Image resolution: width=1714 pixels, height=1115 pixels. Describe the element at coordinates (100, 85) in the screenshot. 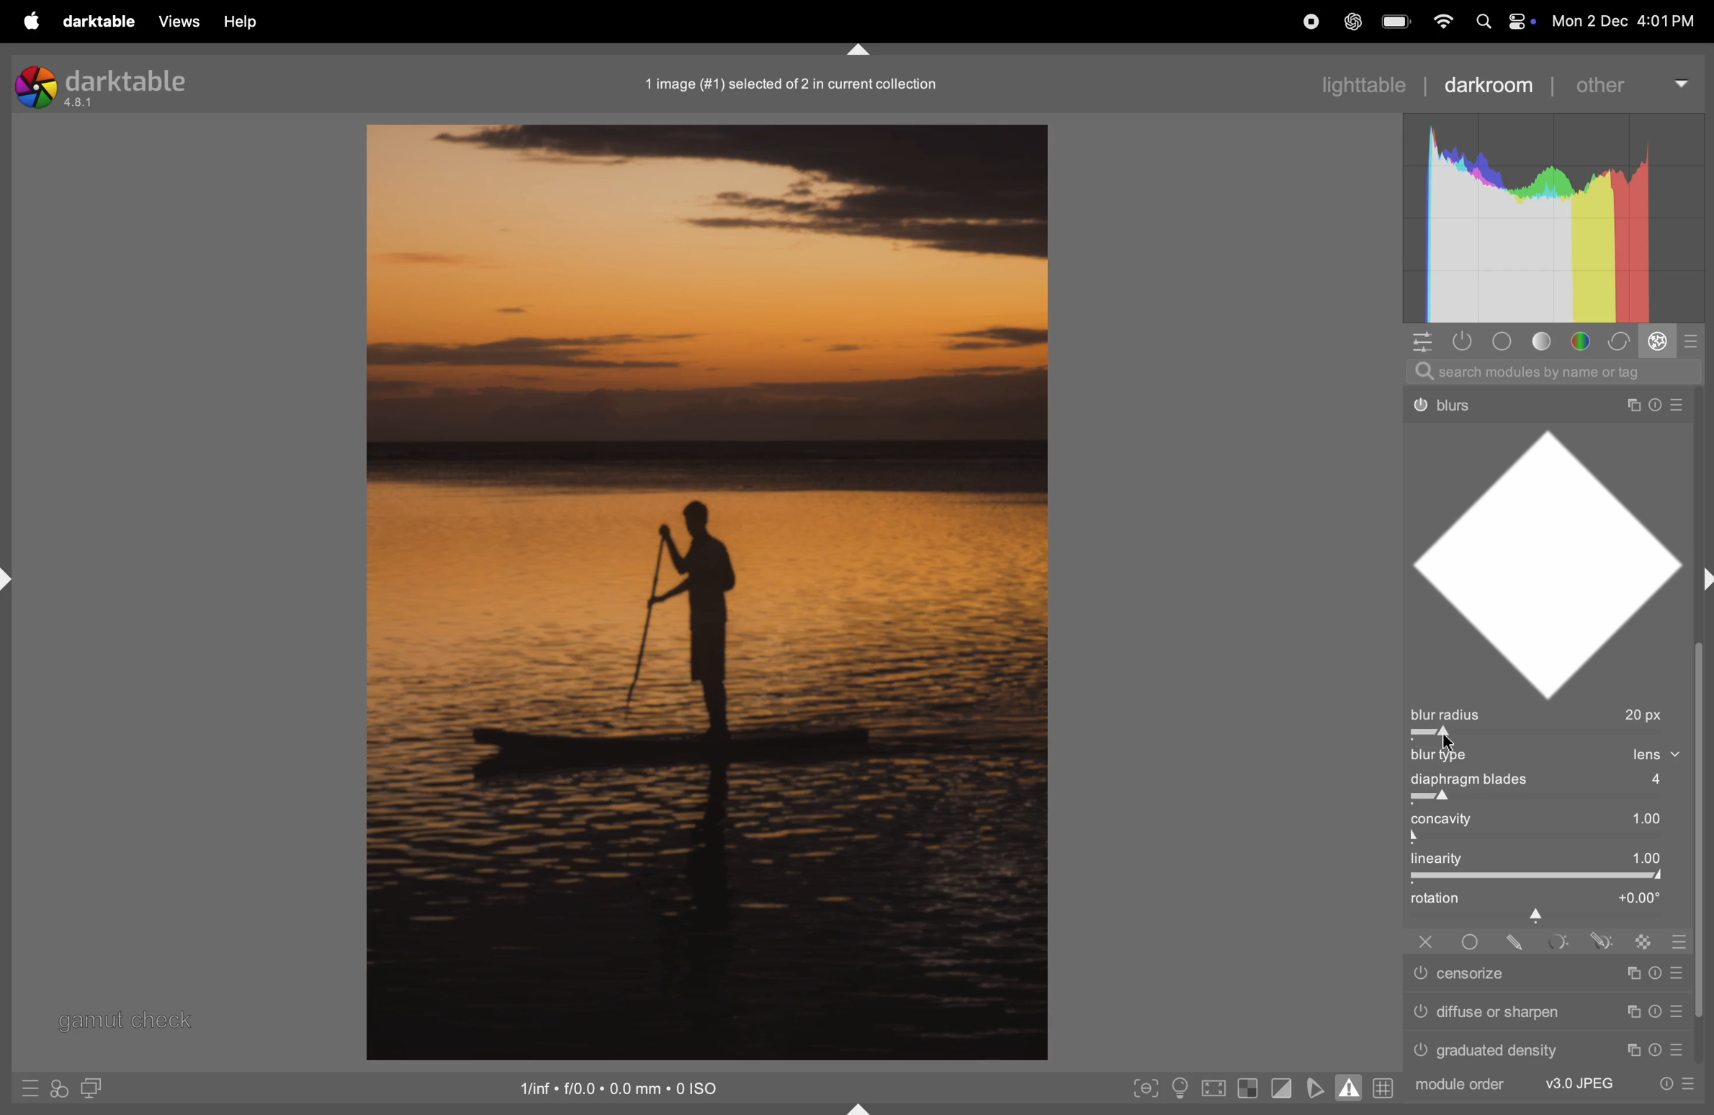

I see `darktable version` at that location.